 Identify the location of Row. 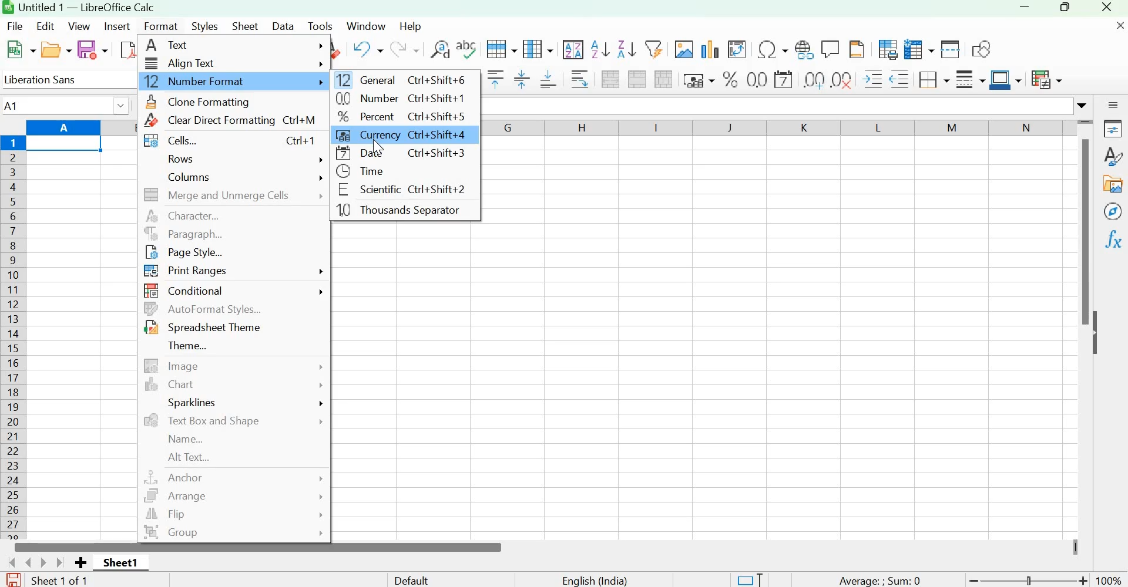
(502, 49).